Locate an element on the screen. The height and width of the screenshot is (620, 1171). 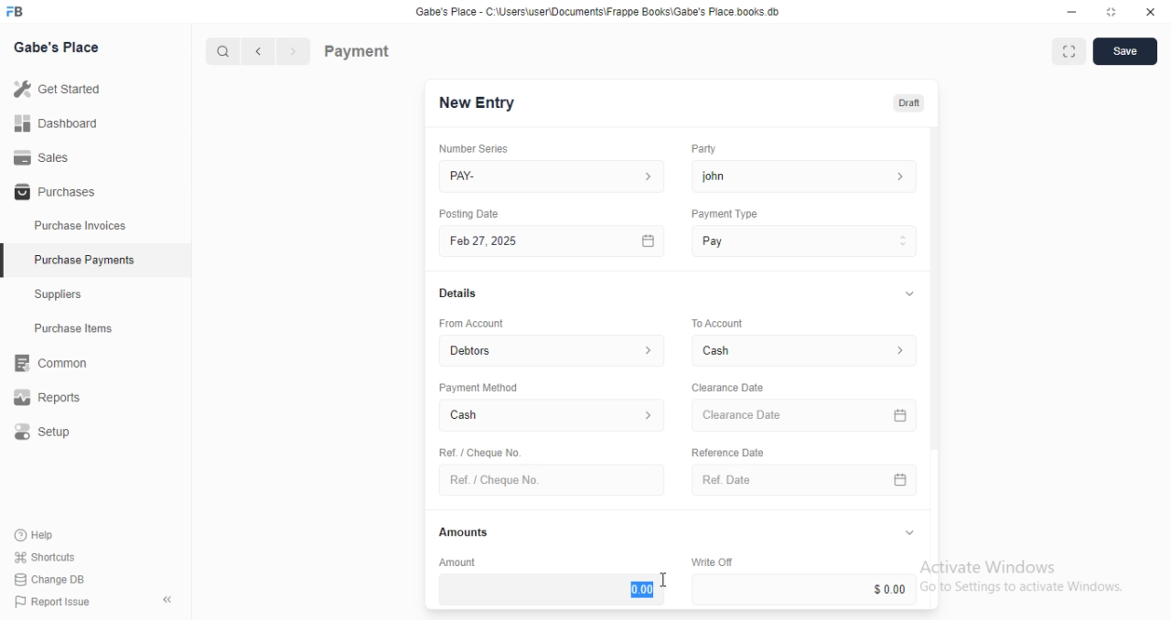
‘From Account is located at coordinates (470, 323).